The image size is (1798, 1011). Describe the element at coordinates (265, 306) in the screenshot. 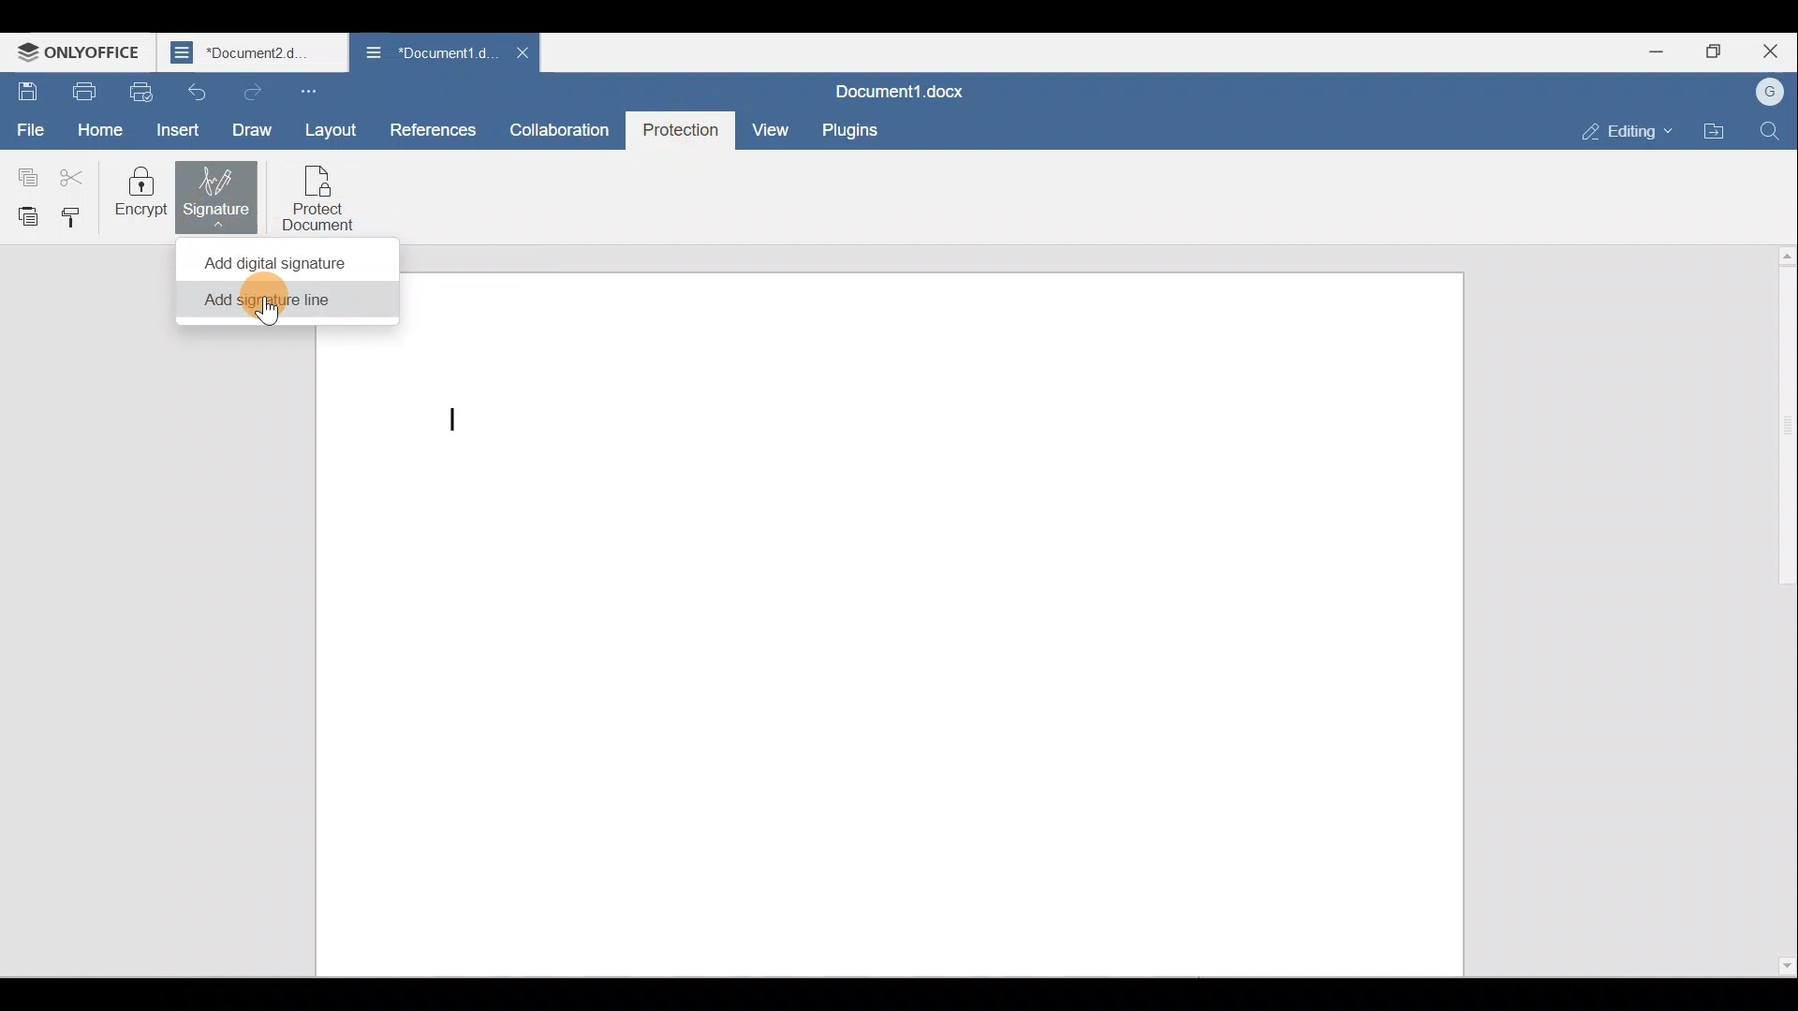

I see `Cursor on Add signature line` at that location.